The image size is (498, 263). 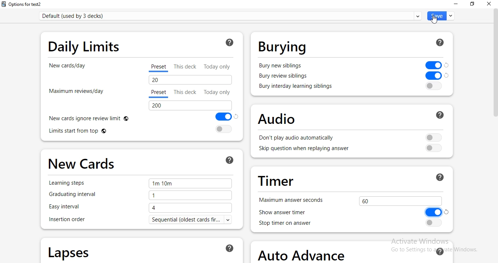 What do you see at coordinates (72, 195) in the screenshot?
I see `graduating interval` at bounding box center [72, 195].